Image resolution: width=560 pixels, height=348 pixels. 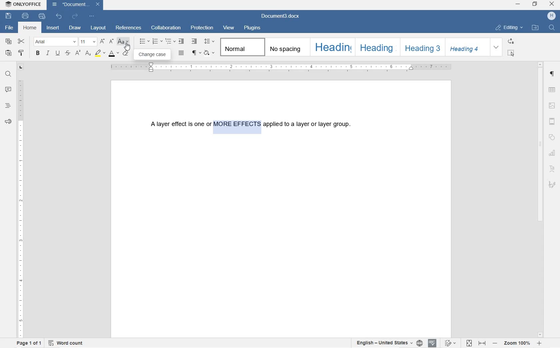 I want to click on SHADING, so click(x=210, y=53).